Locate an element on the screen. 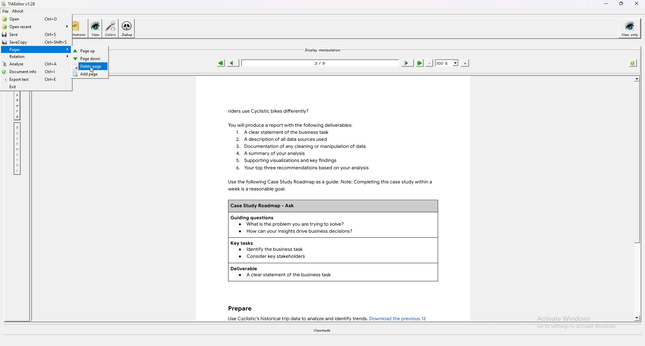 This screenshot has width=645, height=346. Export text Ctrl+E is located at coordinates (32, 80).